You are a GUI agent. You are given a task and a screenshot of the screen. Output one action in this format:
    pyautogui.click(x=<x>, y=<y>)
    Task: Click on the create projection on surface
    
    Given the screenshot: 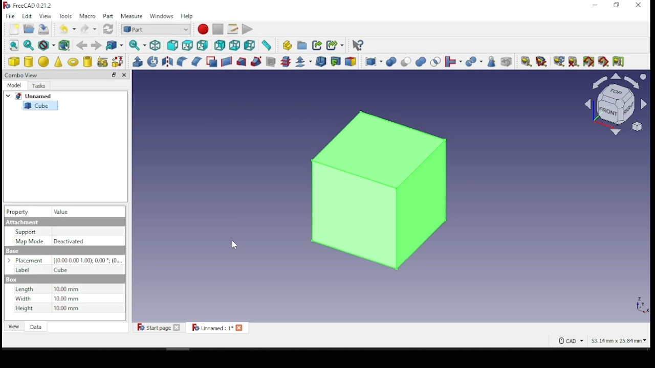 What is the action you would take?
    pyautogui.click(x=337, y=61)
    